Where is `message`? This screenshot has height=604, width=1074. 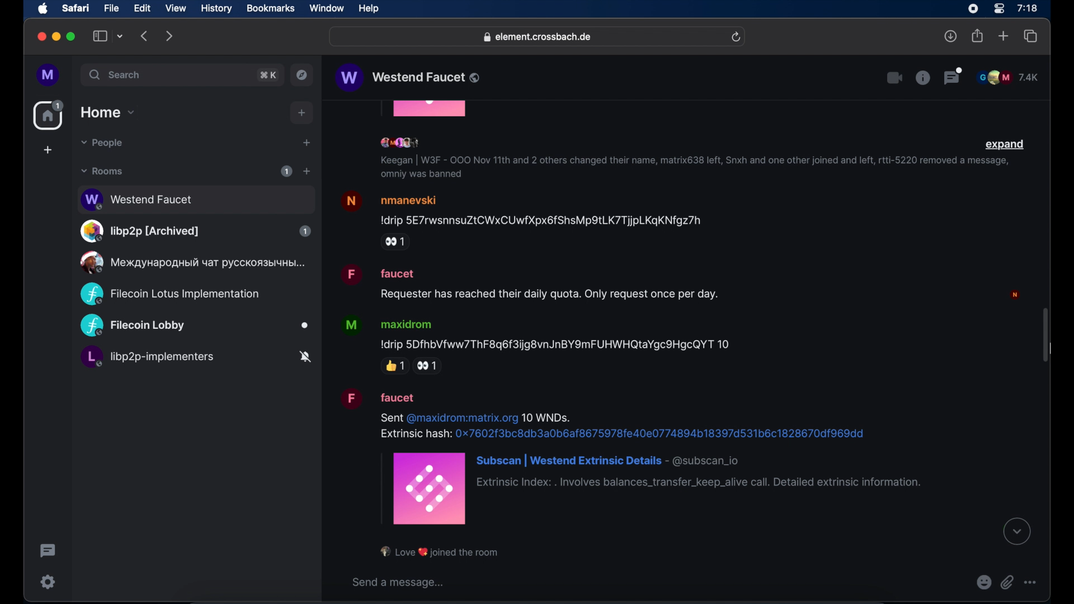 message is located at coordinates (540, 333).